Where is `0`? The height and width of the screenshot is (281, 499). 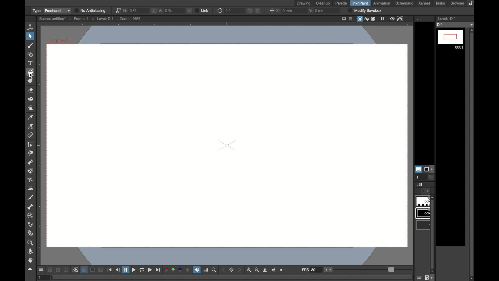
0 is located at coordinates (228, 11).